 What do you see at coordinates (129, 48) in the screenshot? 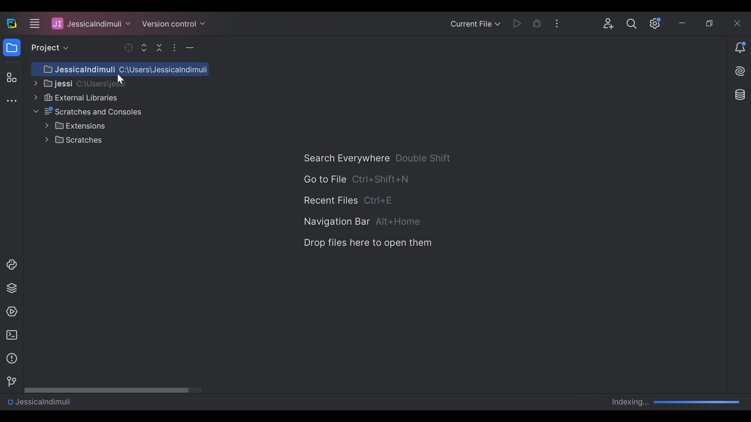
I see `Open Selected File` at bounding box center [129, 48].